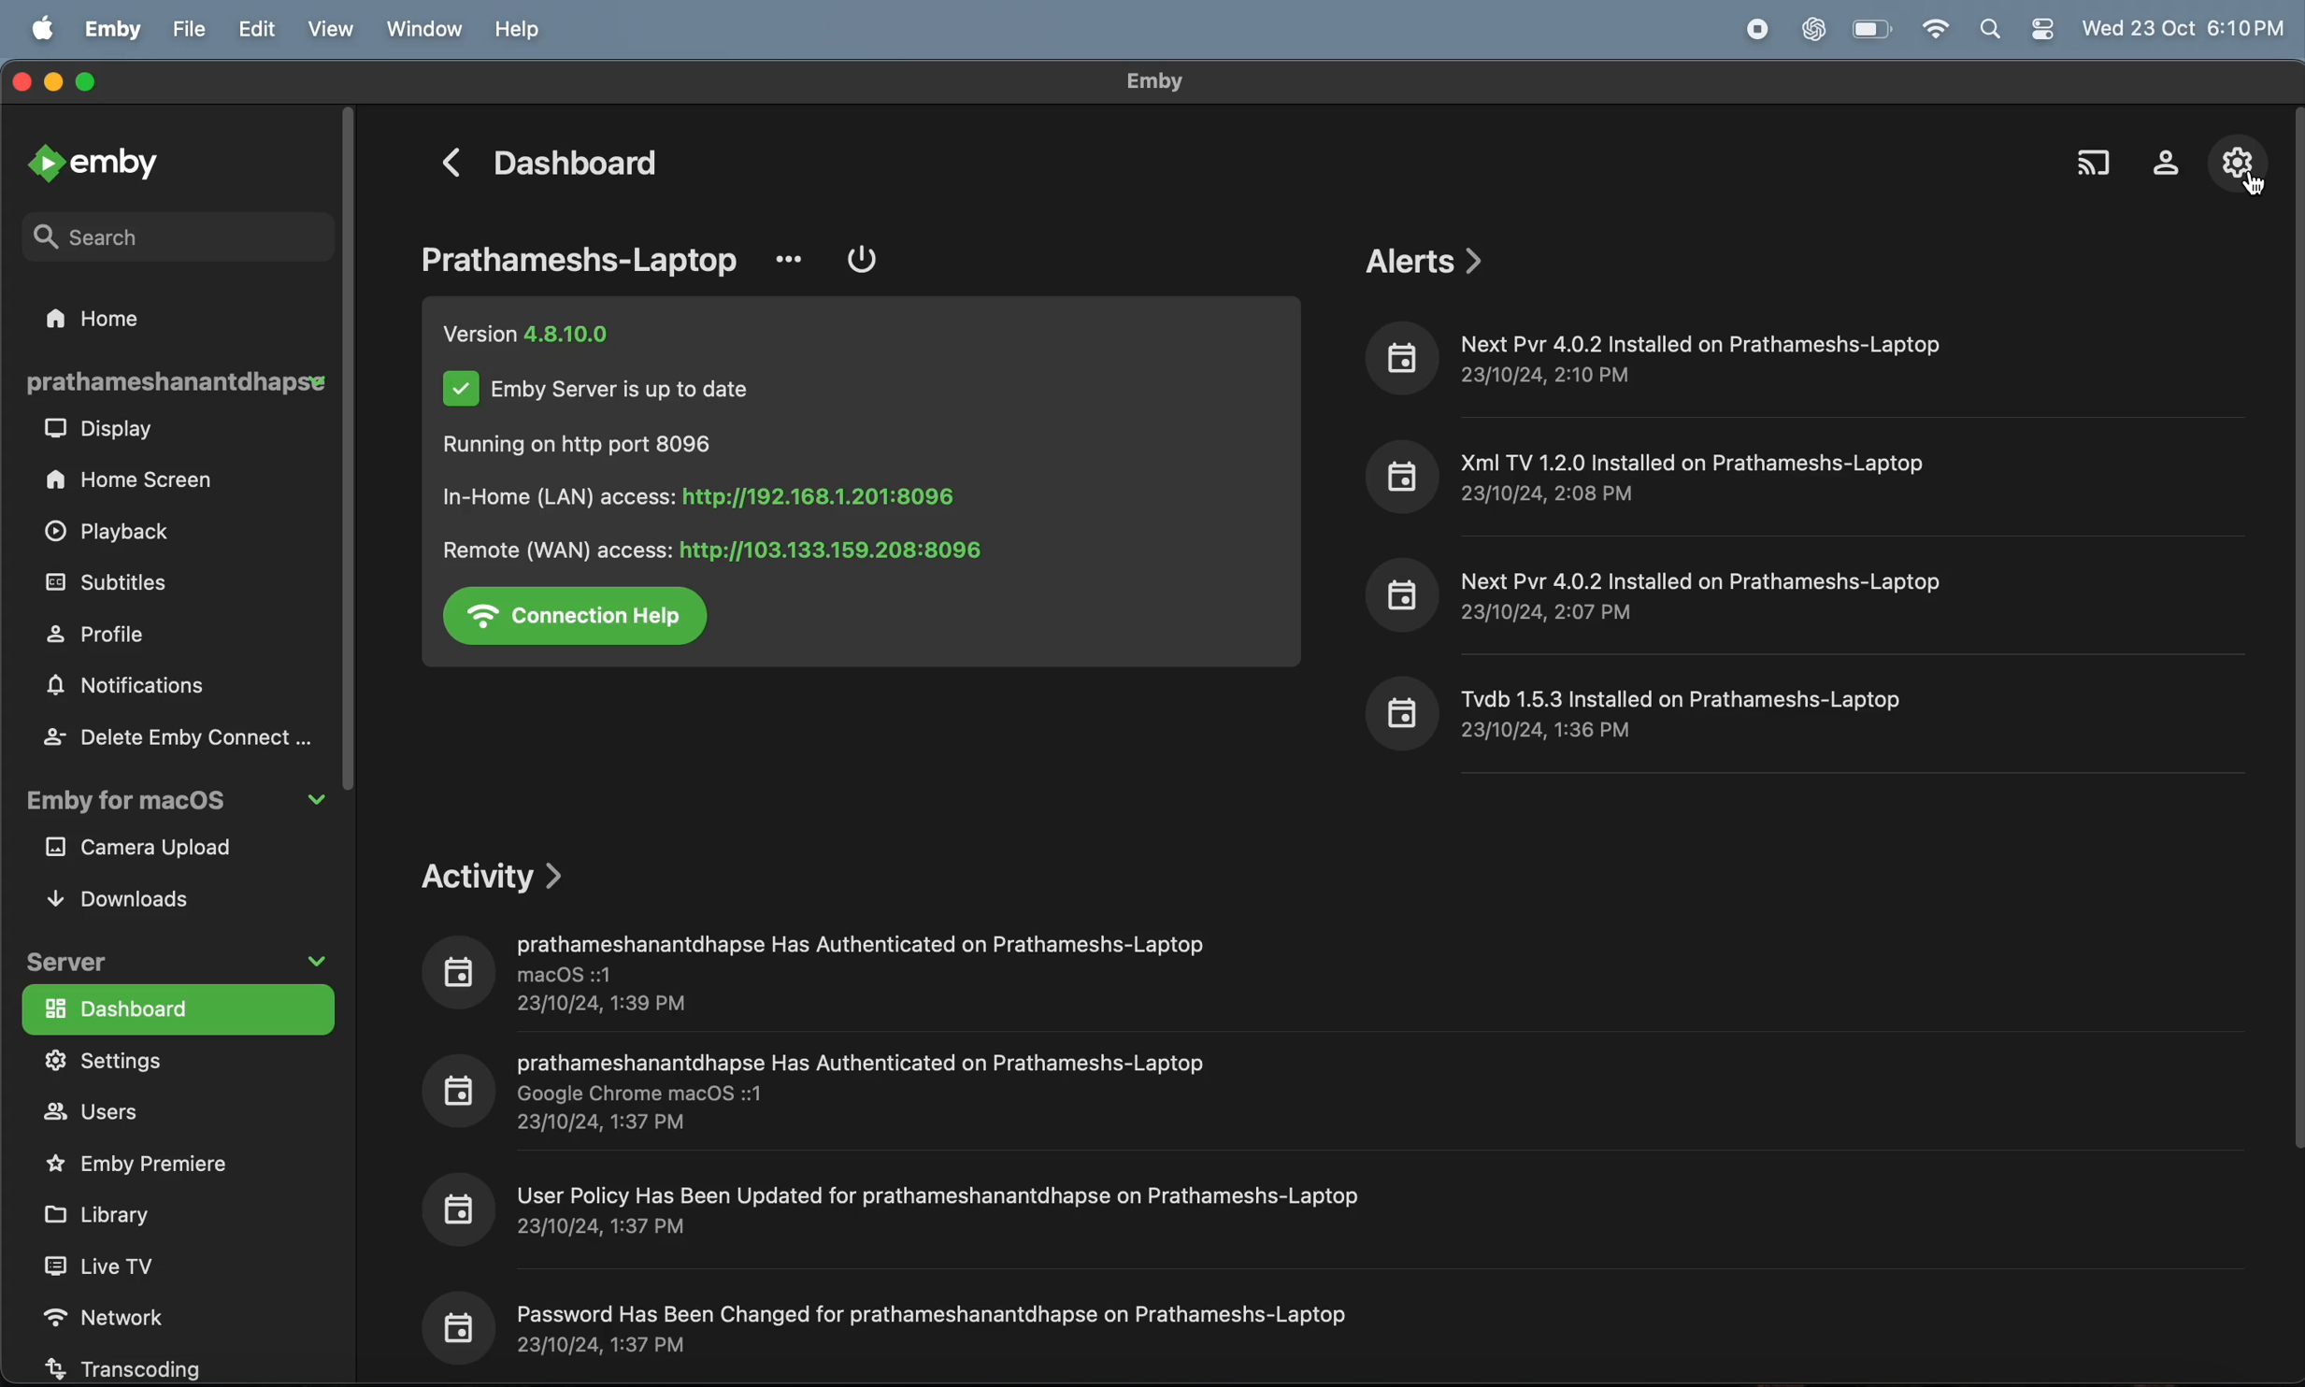 Image resolution: width=2305 pixels, height=1387 pixels. Describe the element at coordinates (593, 389) in the screenshot. I see `Vv Emby Server is up to date` at that location.